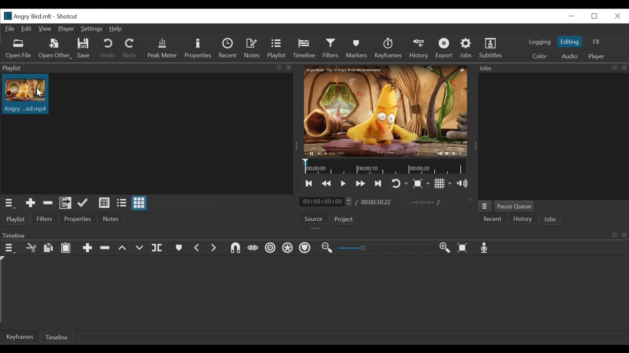 The image size is (629, 353). What do you see at coordinates (15, 219) in the screenshot?
I see `Playlist` at bounding box center [15, 219].